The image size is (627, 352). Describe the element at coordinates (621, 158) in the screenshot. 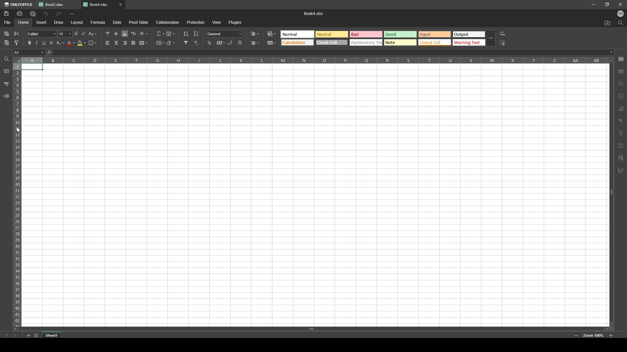

I see `filter` at that location.